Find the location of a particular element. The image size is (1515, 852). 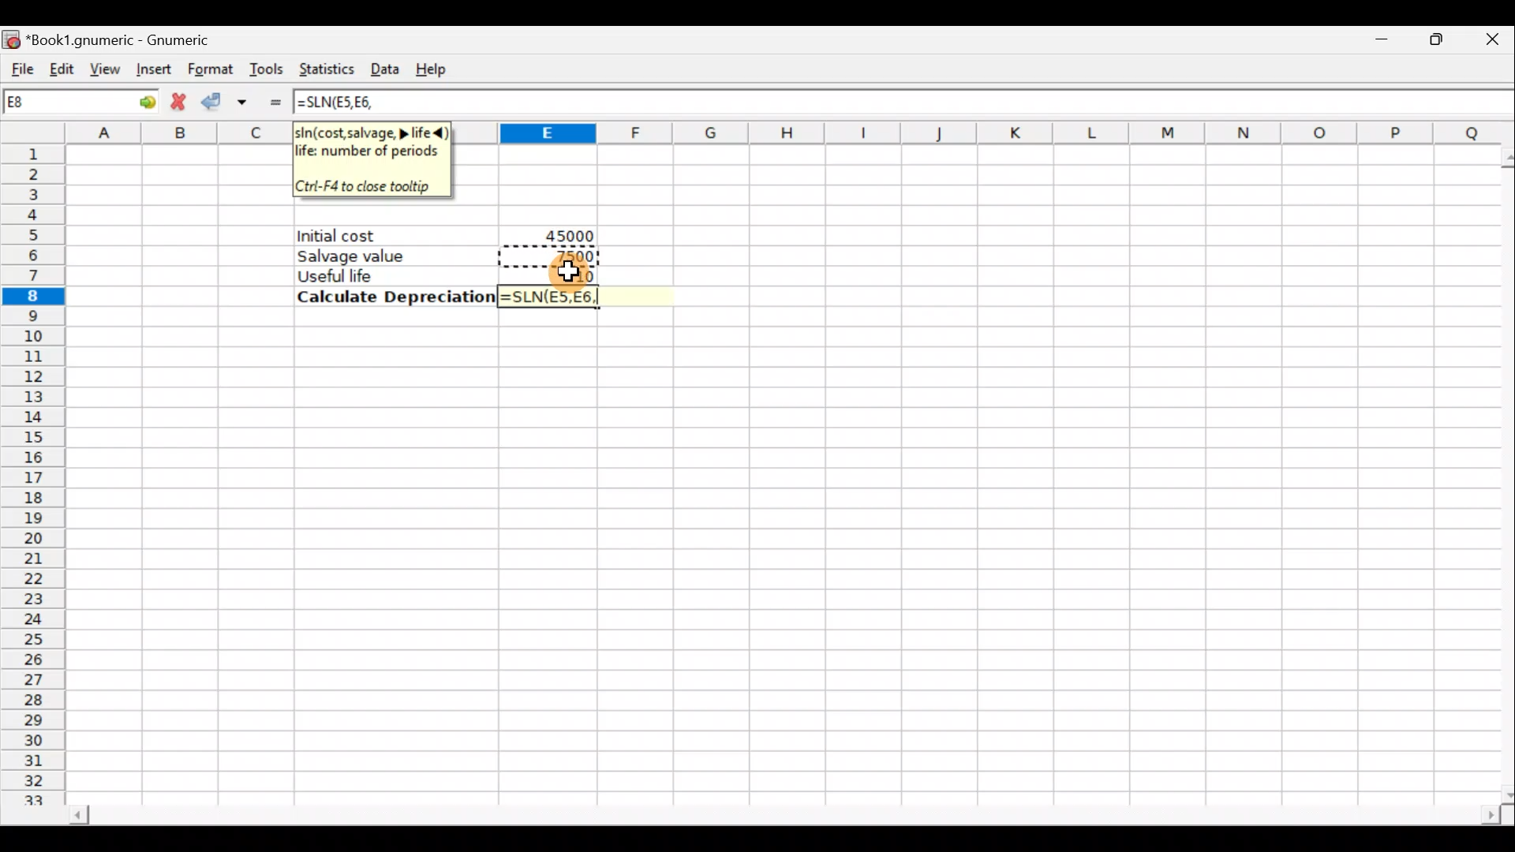

Statistics is located at coordinates (327, 65).